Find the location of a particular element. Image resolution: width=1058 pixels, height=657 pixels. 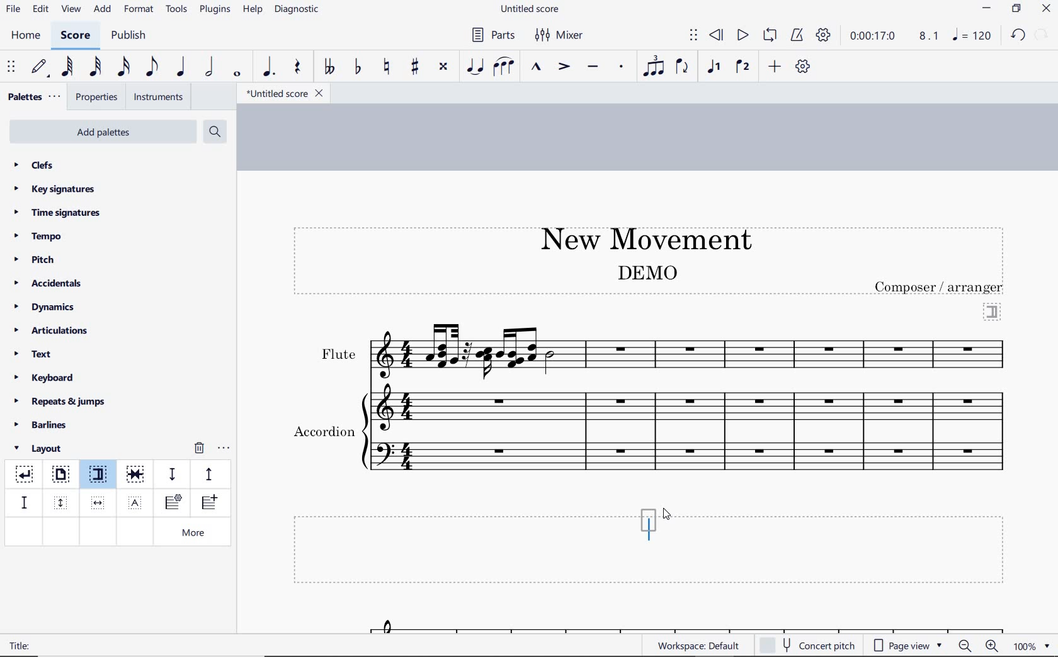

text is located at coordinates (40, 645).